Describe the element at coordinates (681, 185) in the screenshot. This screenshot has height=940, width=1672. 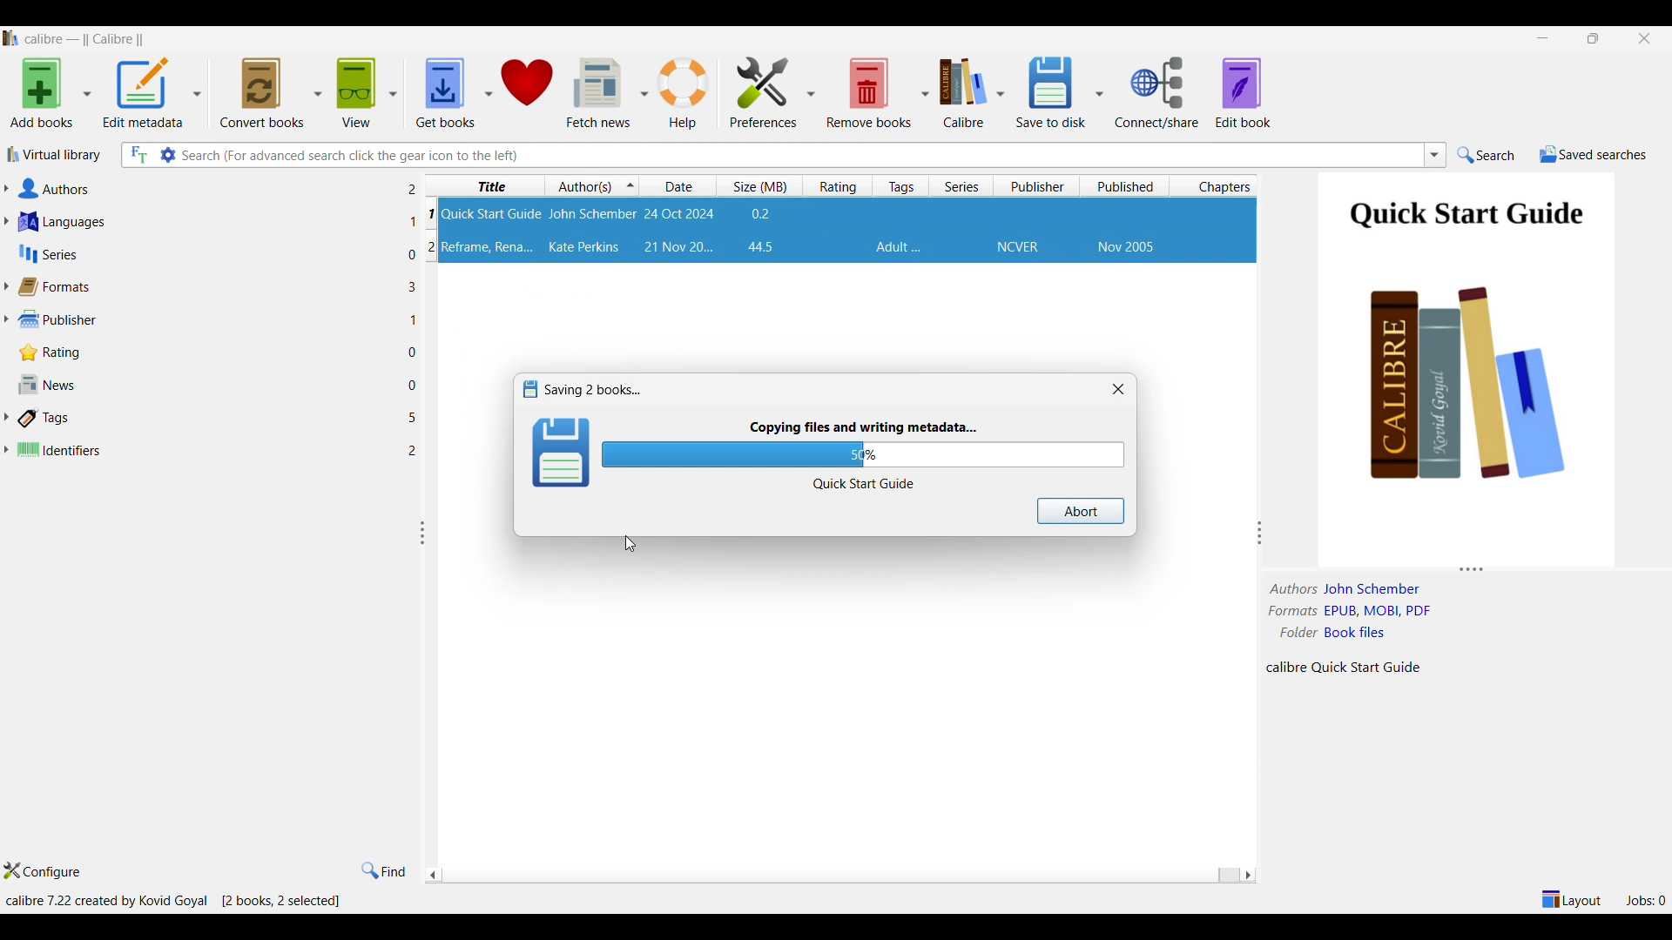
I see `Date column` at that location.